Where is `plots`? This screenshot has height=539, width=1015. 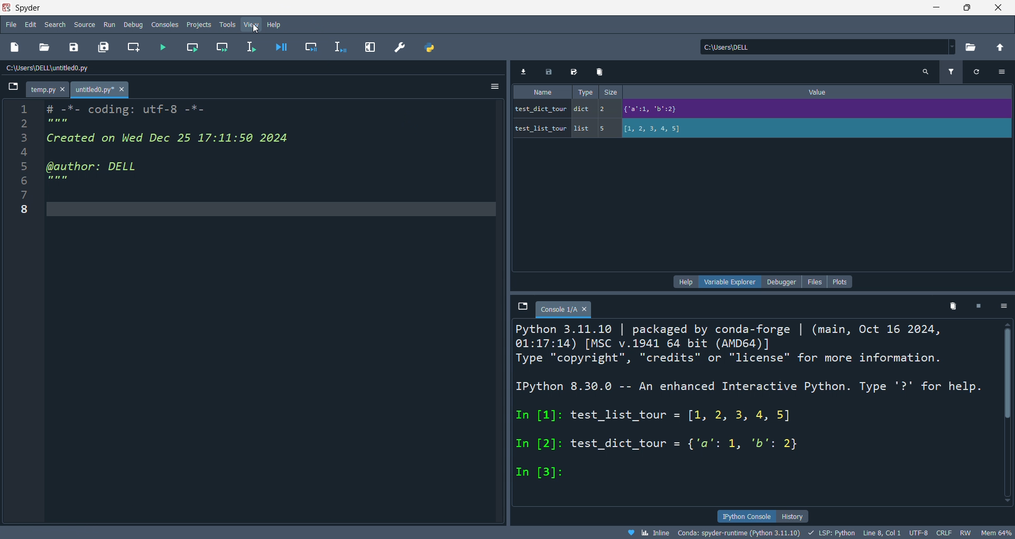 plots is located at coordinates (841, 282).